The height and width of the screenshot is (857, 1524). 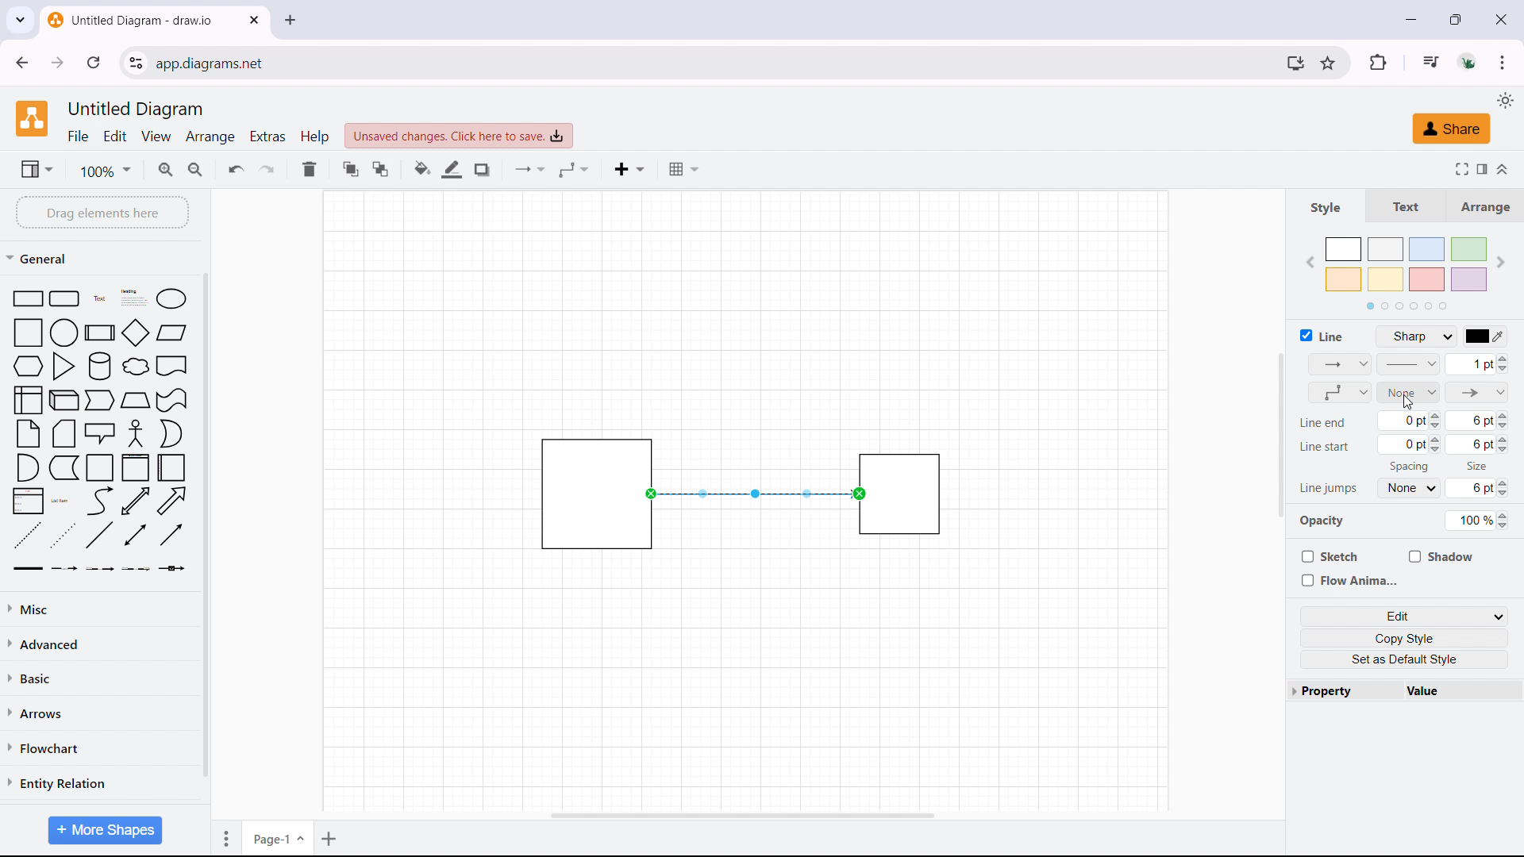 I want to click on delete, so click(x=309, y=170).